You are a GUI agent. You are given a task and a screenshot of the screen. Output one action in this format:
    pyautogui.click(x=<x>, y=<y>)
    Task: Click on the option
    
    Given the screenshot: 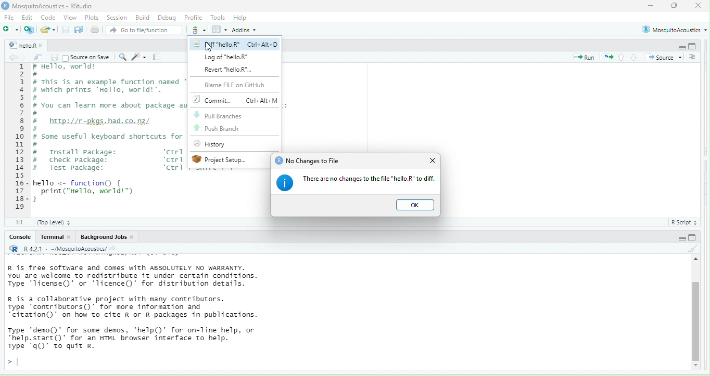 What is the action you would take?
    pyautogui.click(x=219, y=29)
    